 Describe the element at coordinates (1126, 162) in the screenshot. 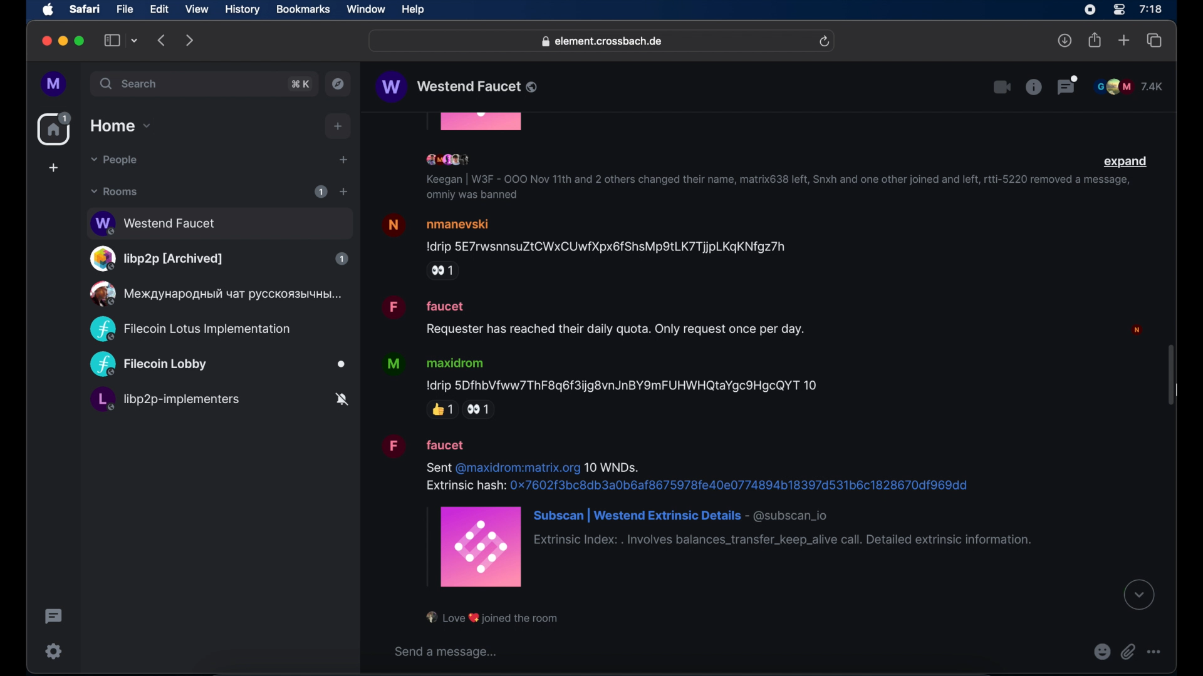

I see `expand` at that location.